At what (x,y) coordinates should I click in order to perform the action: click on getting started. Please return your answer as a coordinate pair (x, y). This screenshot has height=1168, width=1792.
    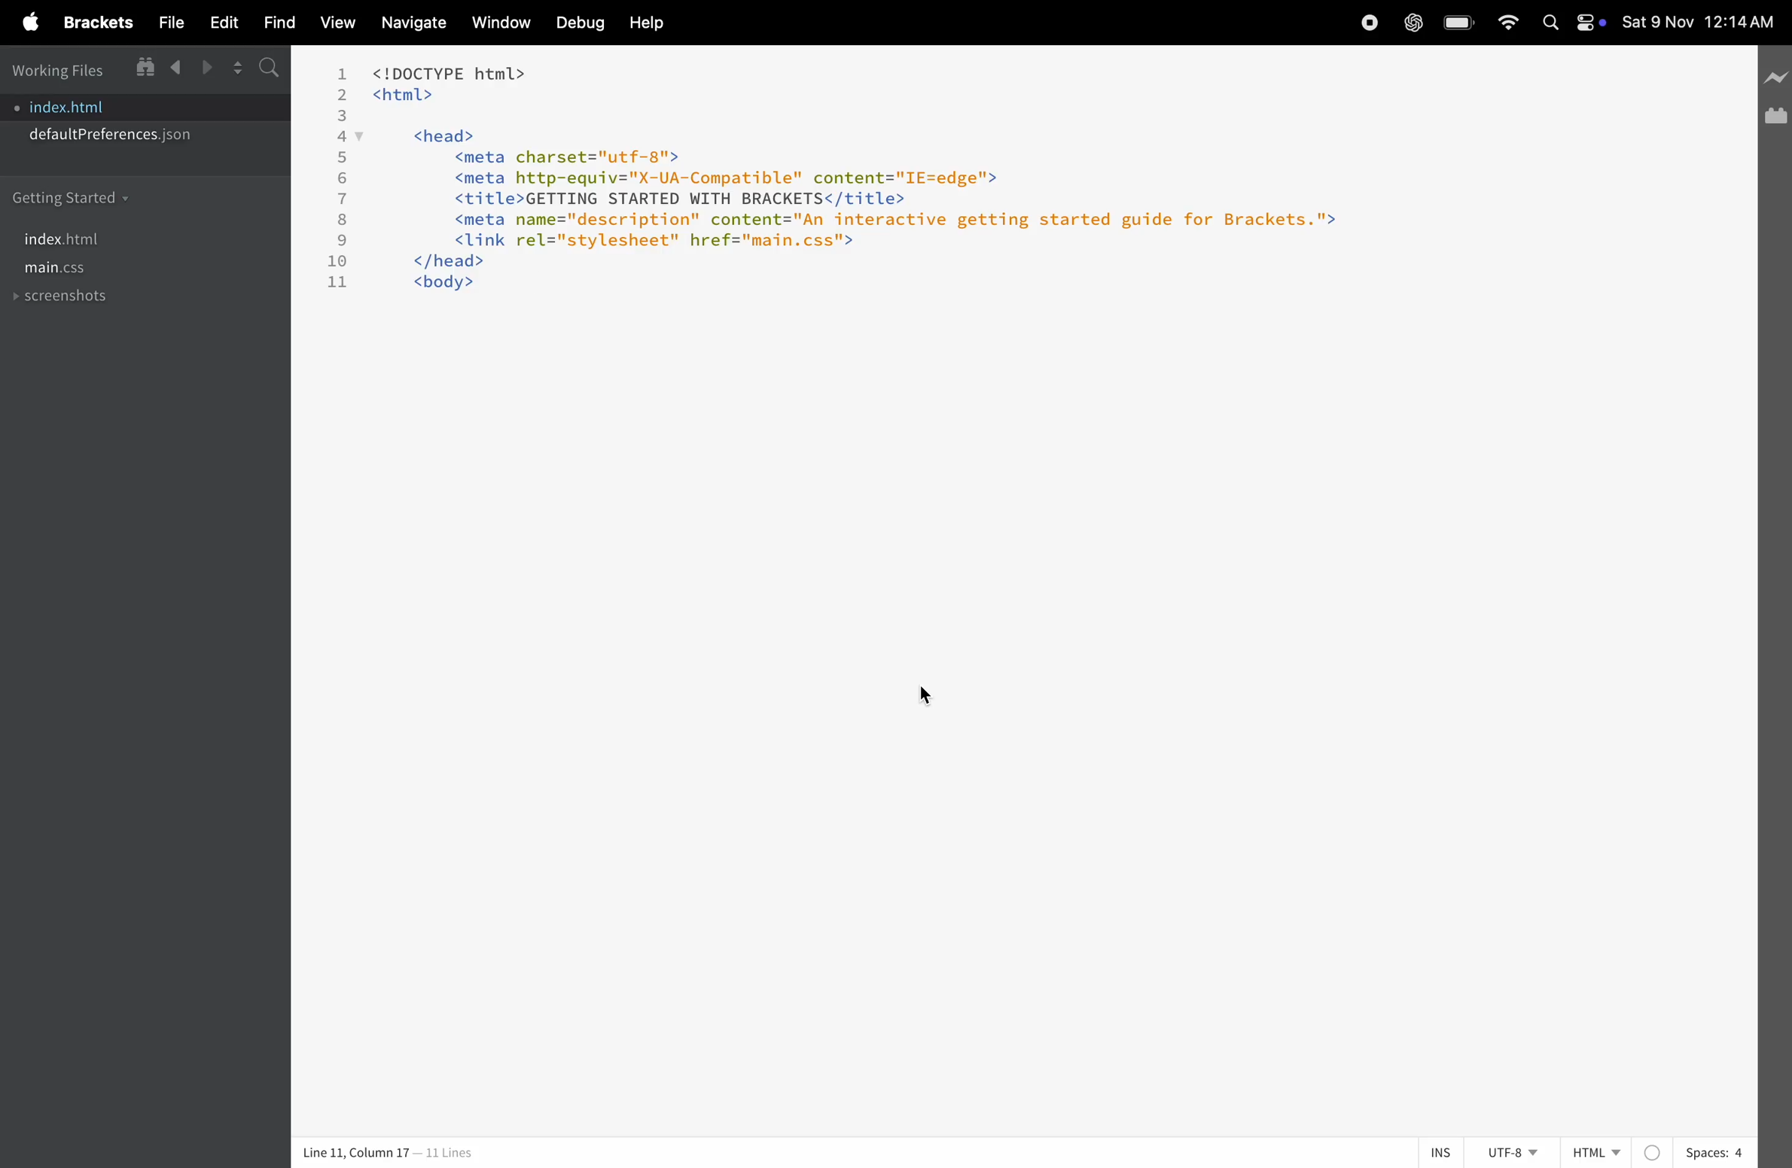
    Looking at the image, I should click on (128, 198).